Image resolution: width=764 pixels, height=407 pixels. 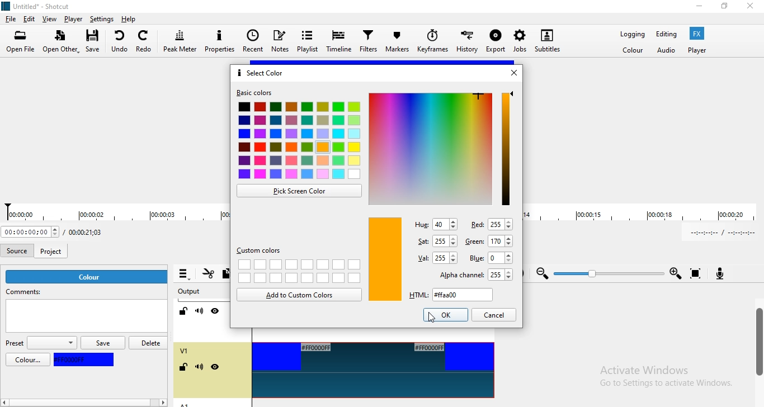 What do you see at coordinates (300, 191) in the screenshot?
I see `pick screen color` at bounding box center [300, 191].